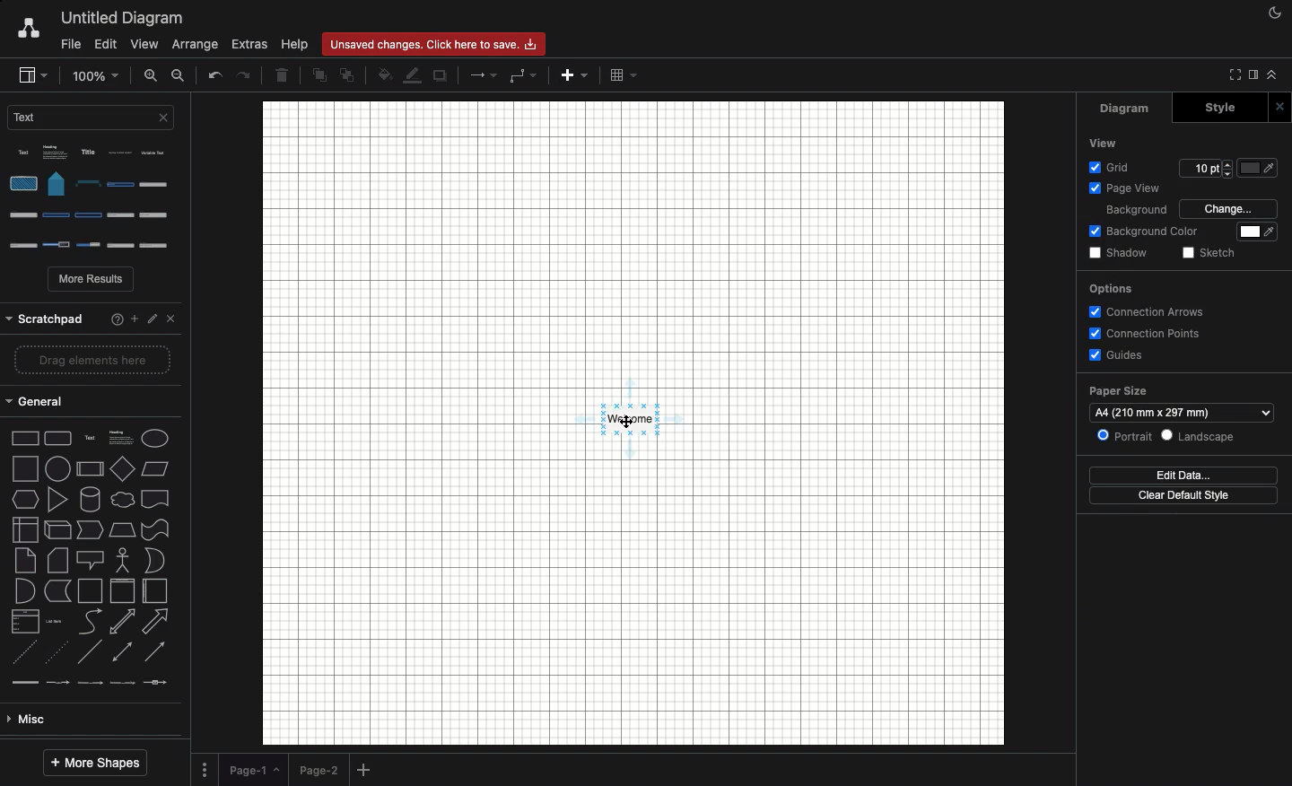  I want to click on Arrow, so click(484, 74).